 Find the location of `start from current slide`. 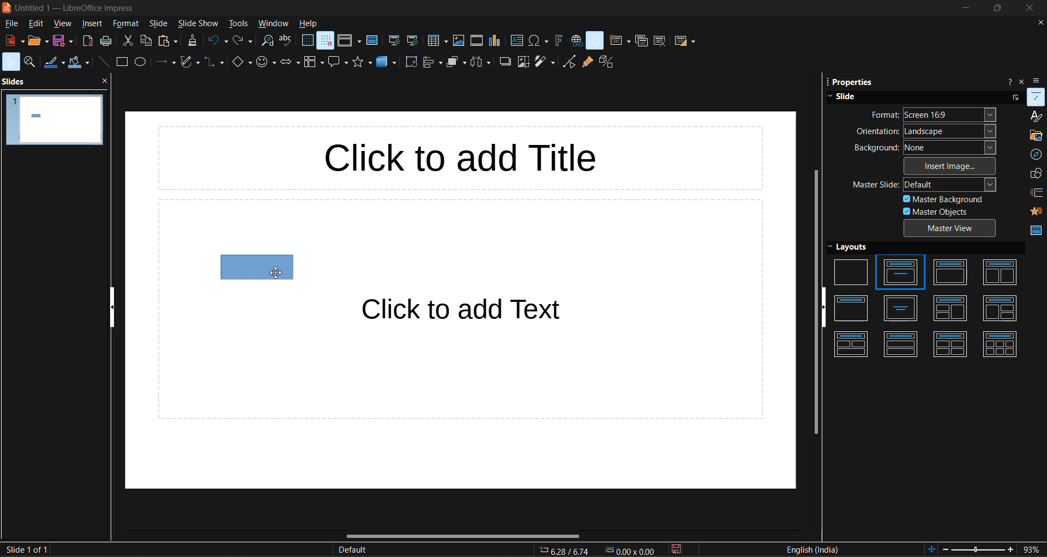

start from current slide is located at coordinates (414, 42).